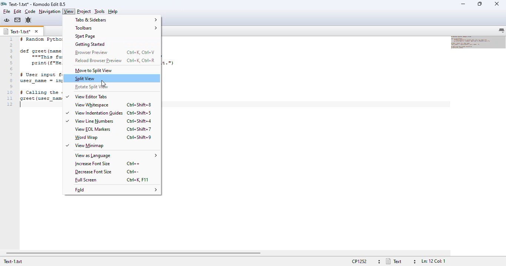  Describe the element at coordinates (86, 137) in the screenshot. I see `word wrap` at that location.